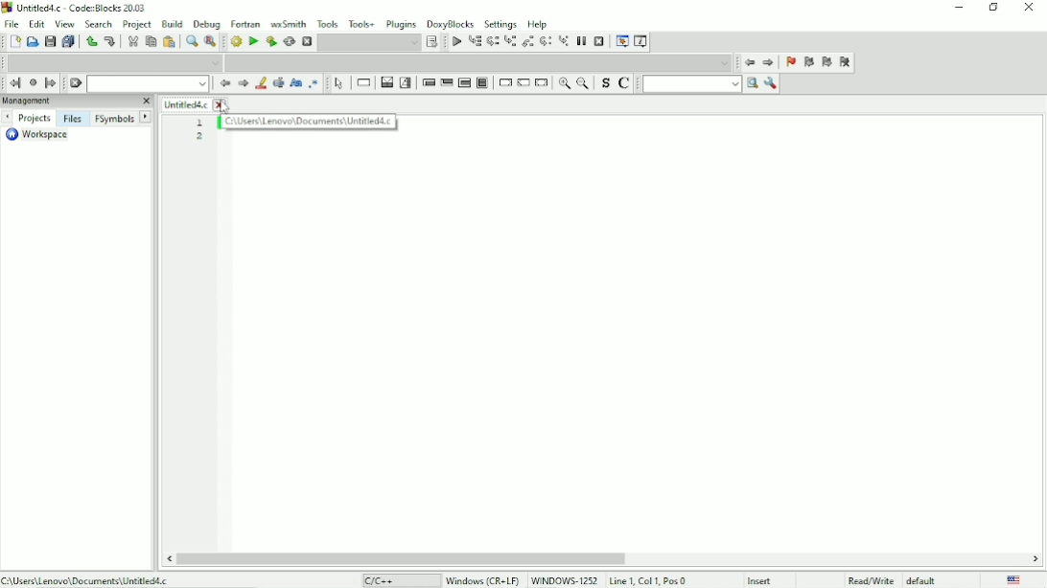  I want to click on Break debugger, so click(582, 41).